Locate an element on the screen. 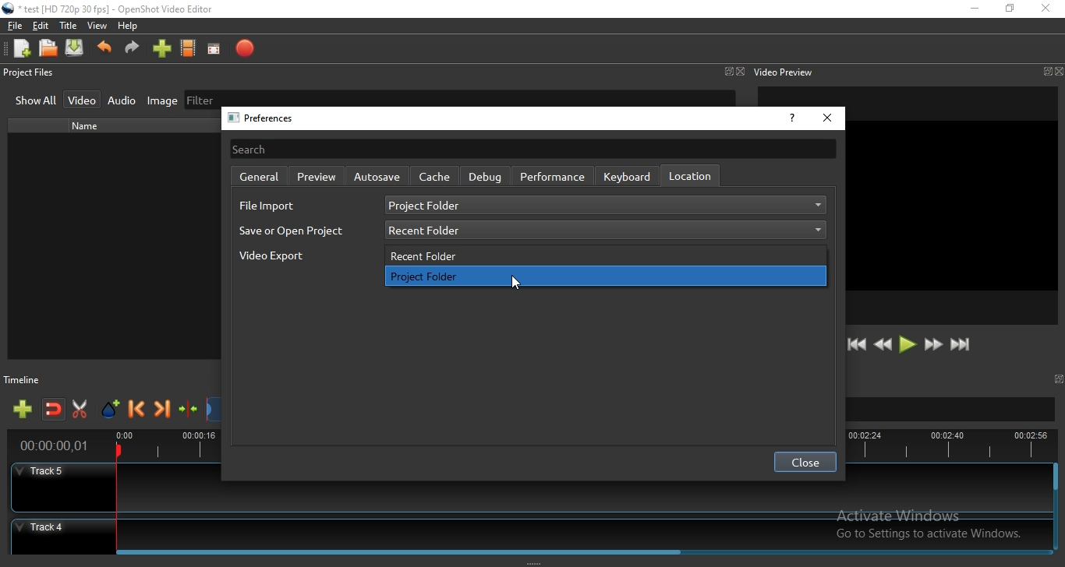 The width and height of the screenshot is (1065, 567). Project files is located at coordinates (29, 74).